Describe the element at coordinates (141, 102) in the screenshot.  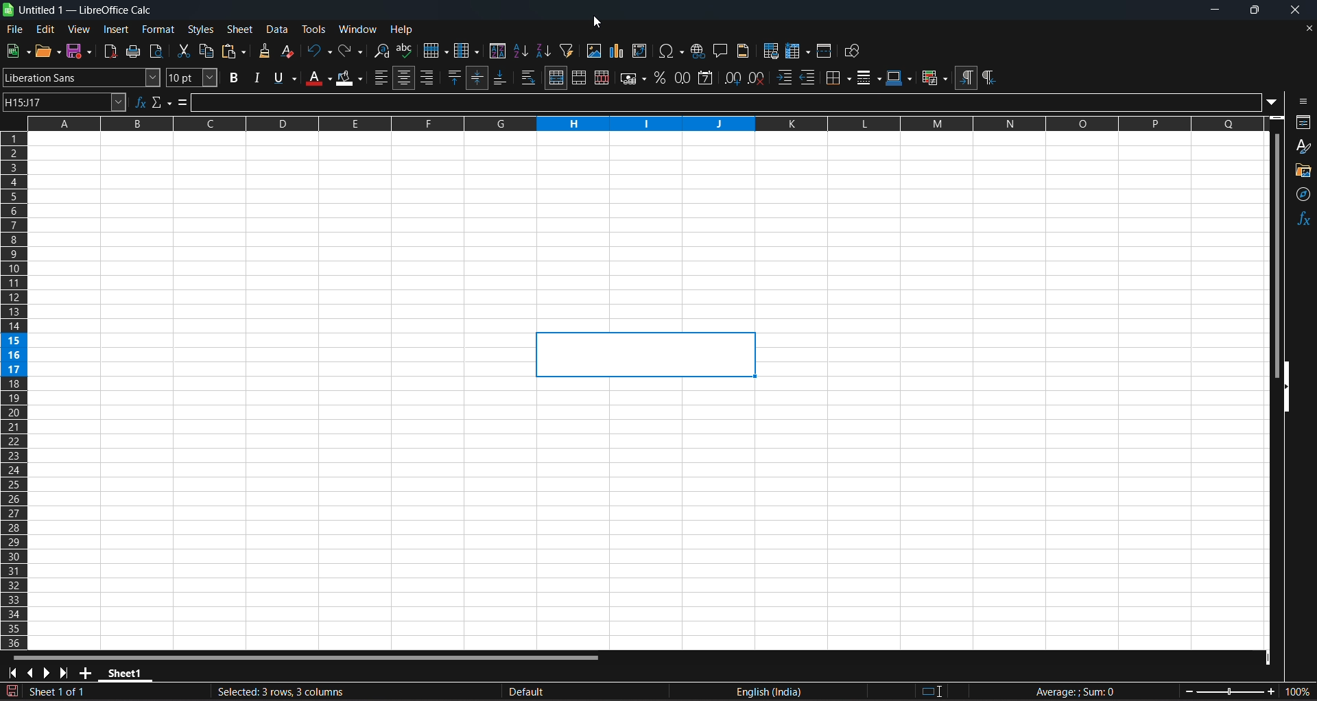
I see `function wizard` at that location.